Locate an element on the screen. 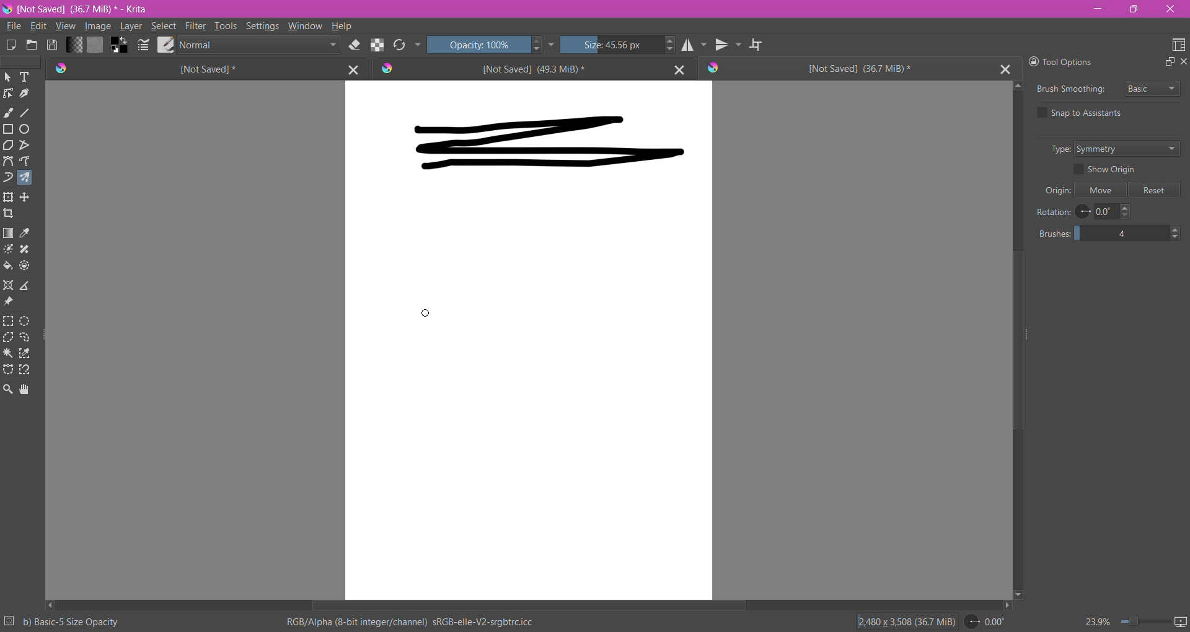 The width and height of the screenshot is (1190, 632). Contiguous Selection Tool is located at coordinates (9, 354).